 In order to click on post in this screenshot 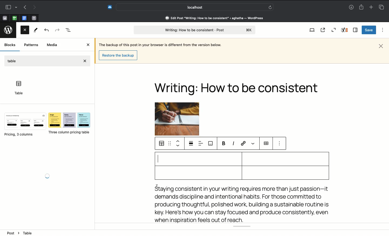, I will do `click(195, 30)`.